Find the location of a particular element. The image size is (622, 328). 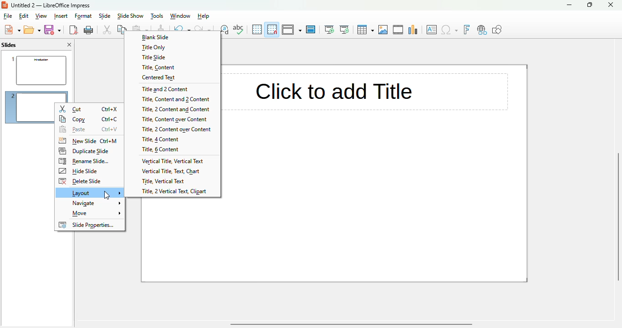

new is located at coordinates (12, 30).